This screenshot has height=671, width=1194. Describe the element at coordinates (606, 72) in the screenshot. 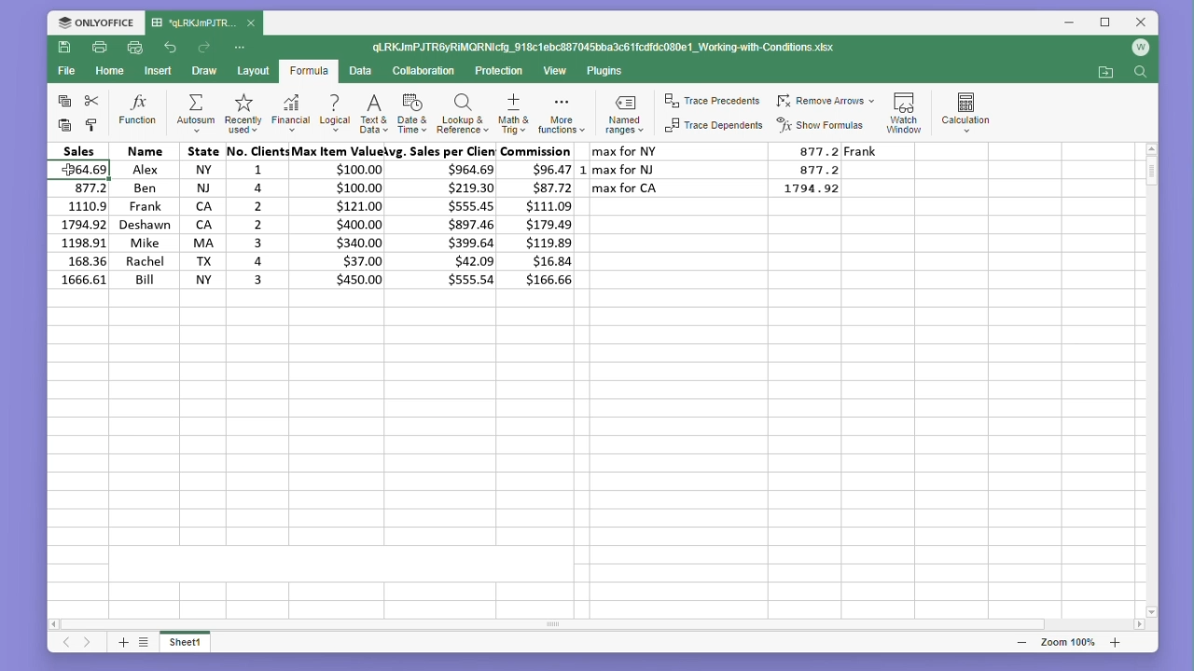

I see `Plugins` at that location.